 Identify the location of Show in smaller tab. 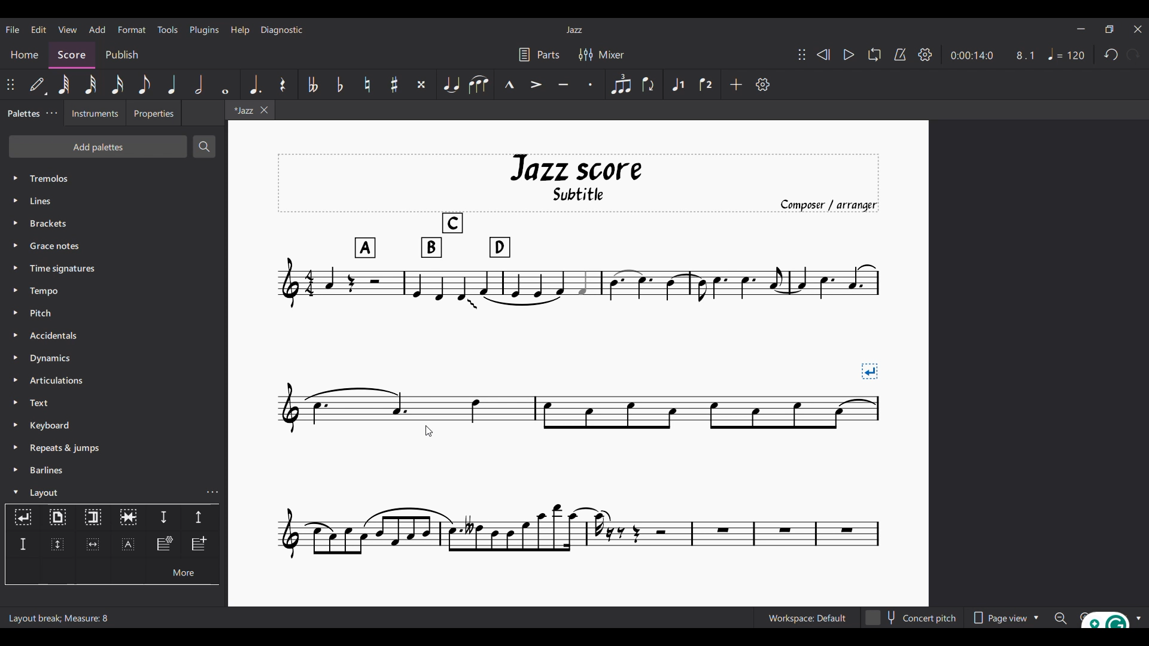
(1110, 29).